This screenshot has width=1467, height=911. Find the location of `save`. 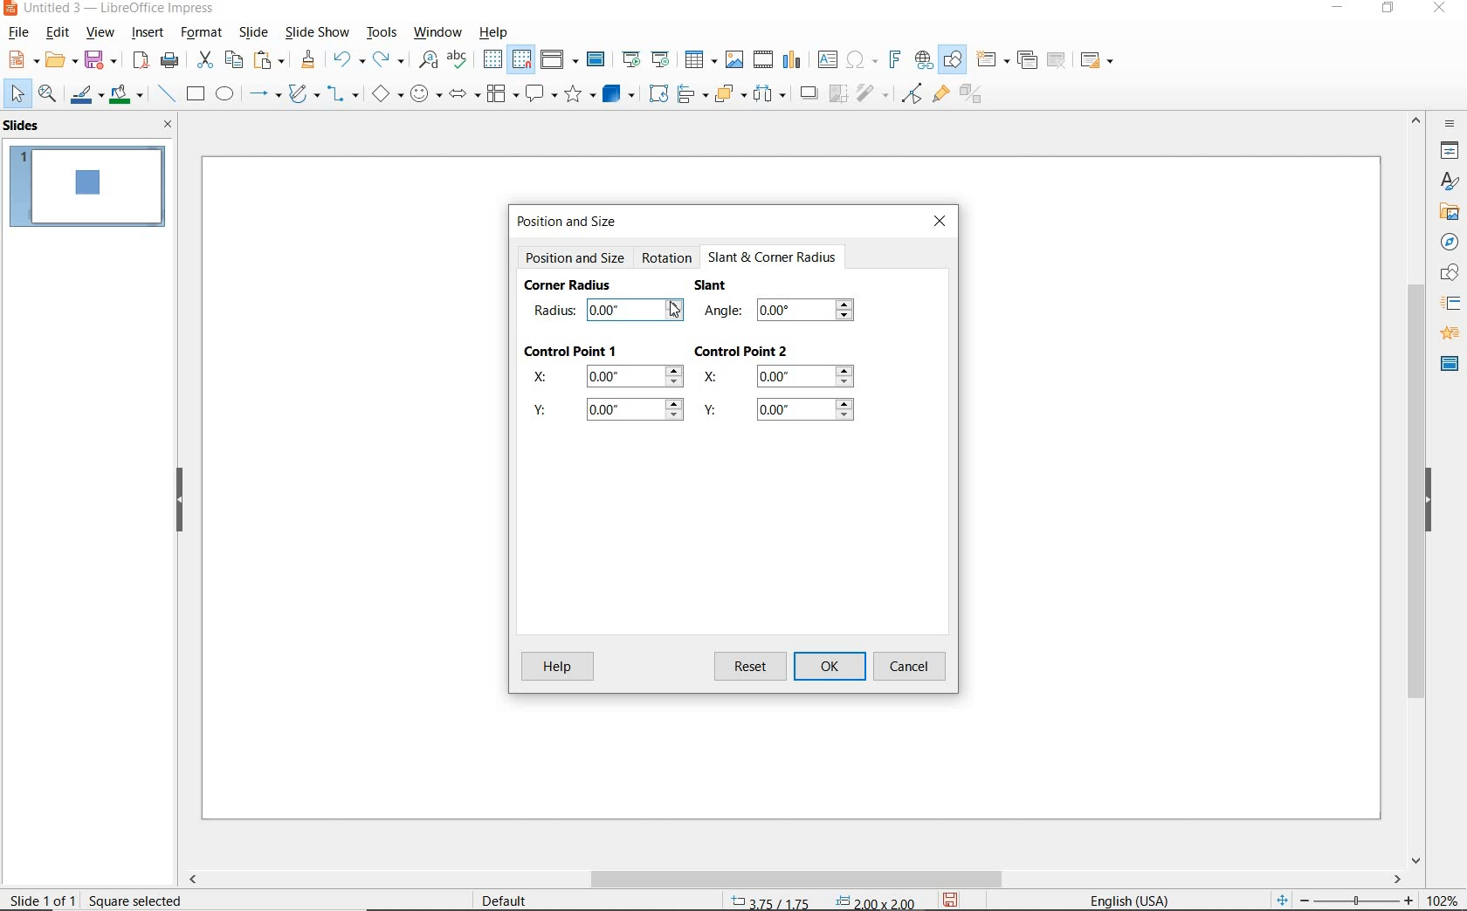

save is located at coordinates (103, 60).